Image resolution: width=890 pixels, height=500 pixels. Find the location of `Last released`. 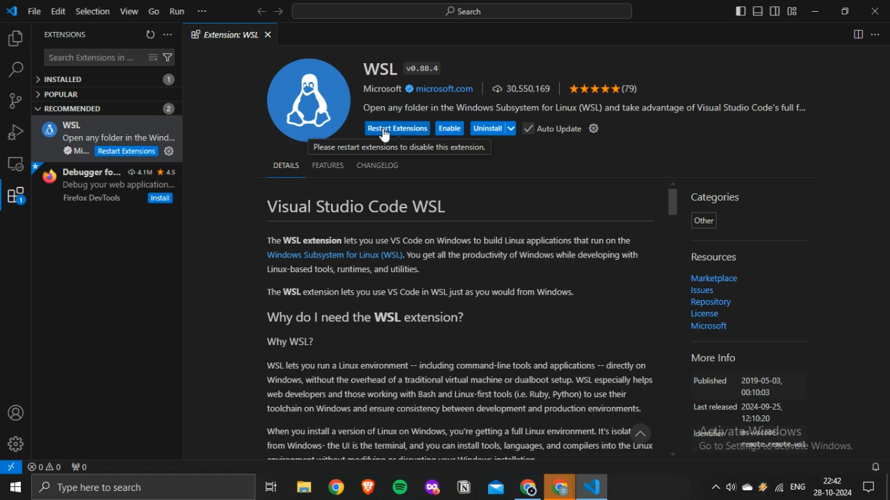

Last released is located at coordinates (714, 408).